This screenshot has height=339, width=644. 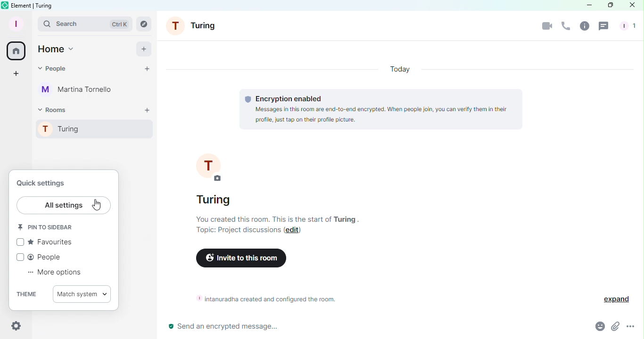 I want to click on Edit, so click(x=294, y=232).